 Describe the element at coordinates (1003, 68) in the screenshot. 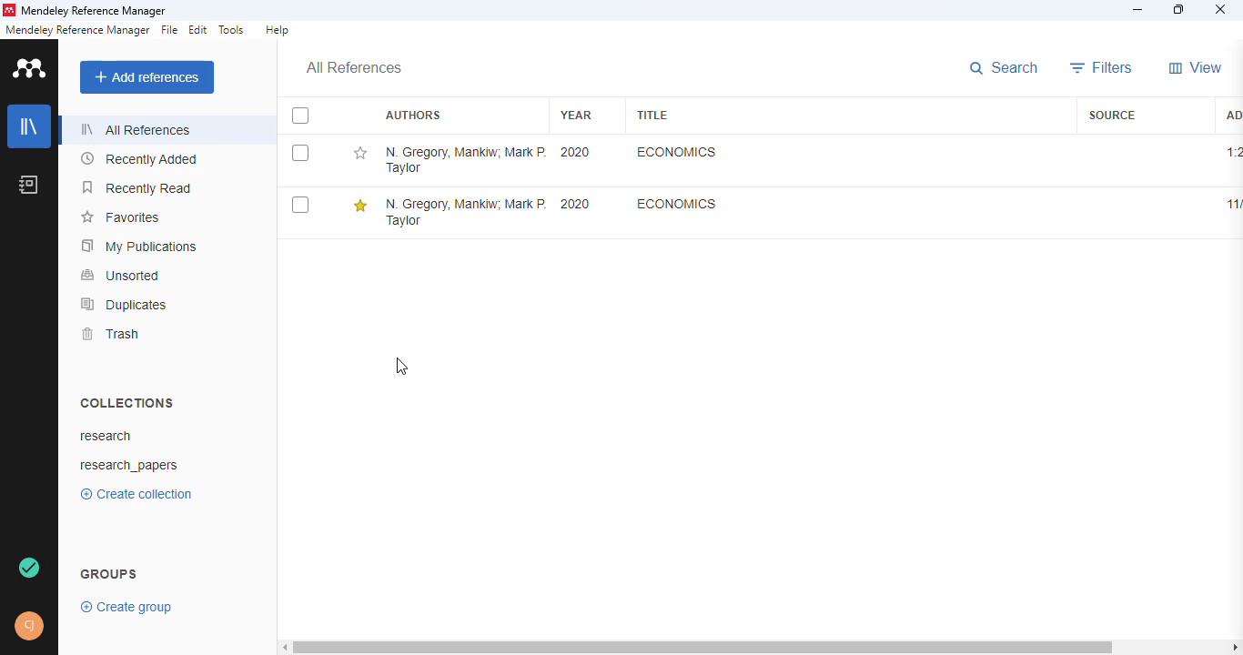

I see `search` at that location.